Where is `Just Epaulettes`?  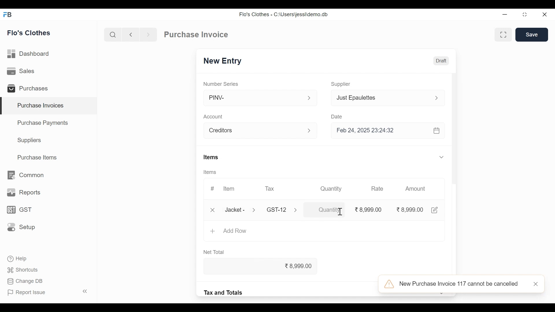 Just Epaulettes is located at coordinates (381, 98).